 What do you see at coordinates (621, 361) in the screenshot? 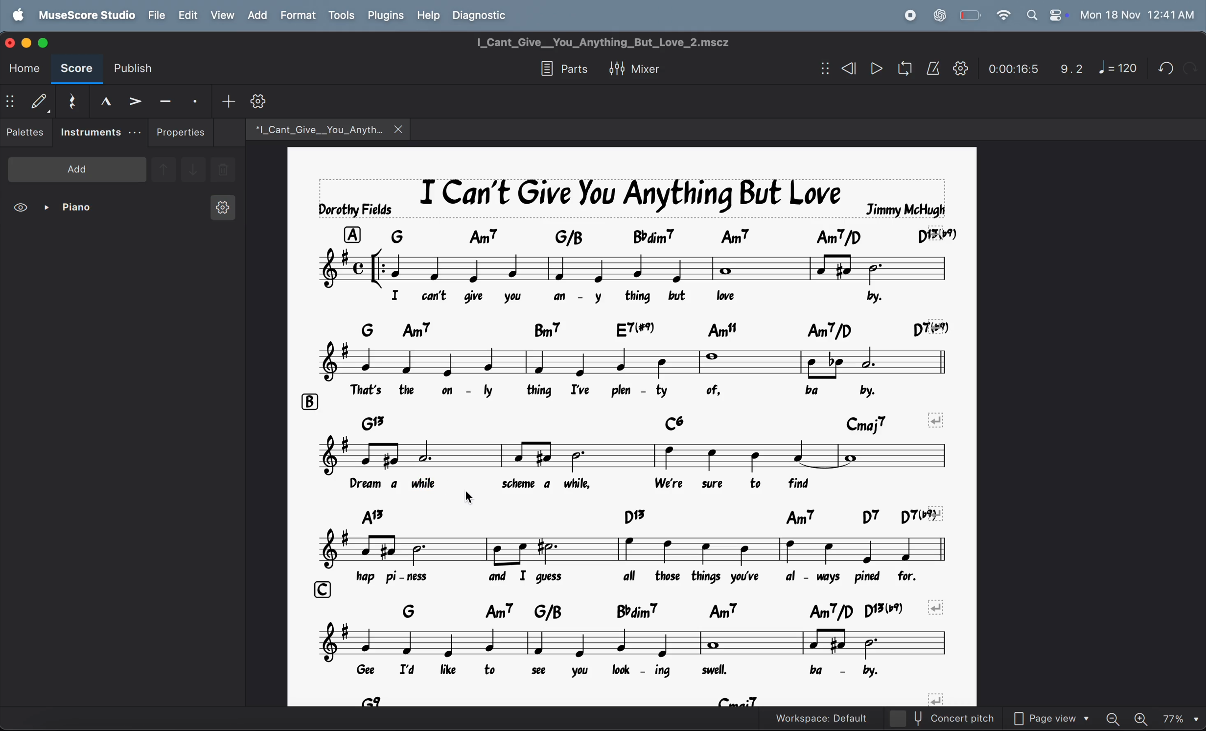
I see `notes` at bounding box center [621, 361].